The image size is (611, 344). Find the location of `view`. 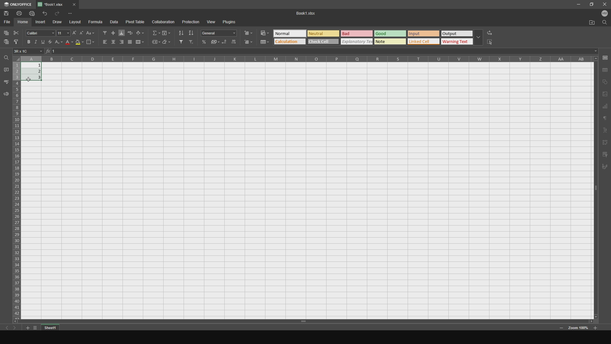

view is located at coordinates (211, 21).